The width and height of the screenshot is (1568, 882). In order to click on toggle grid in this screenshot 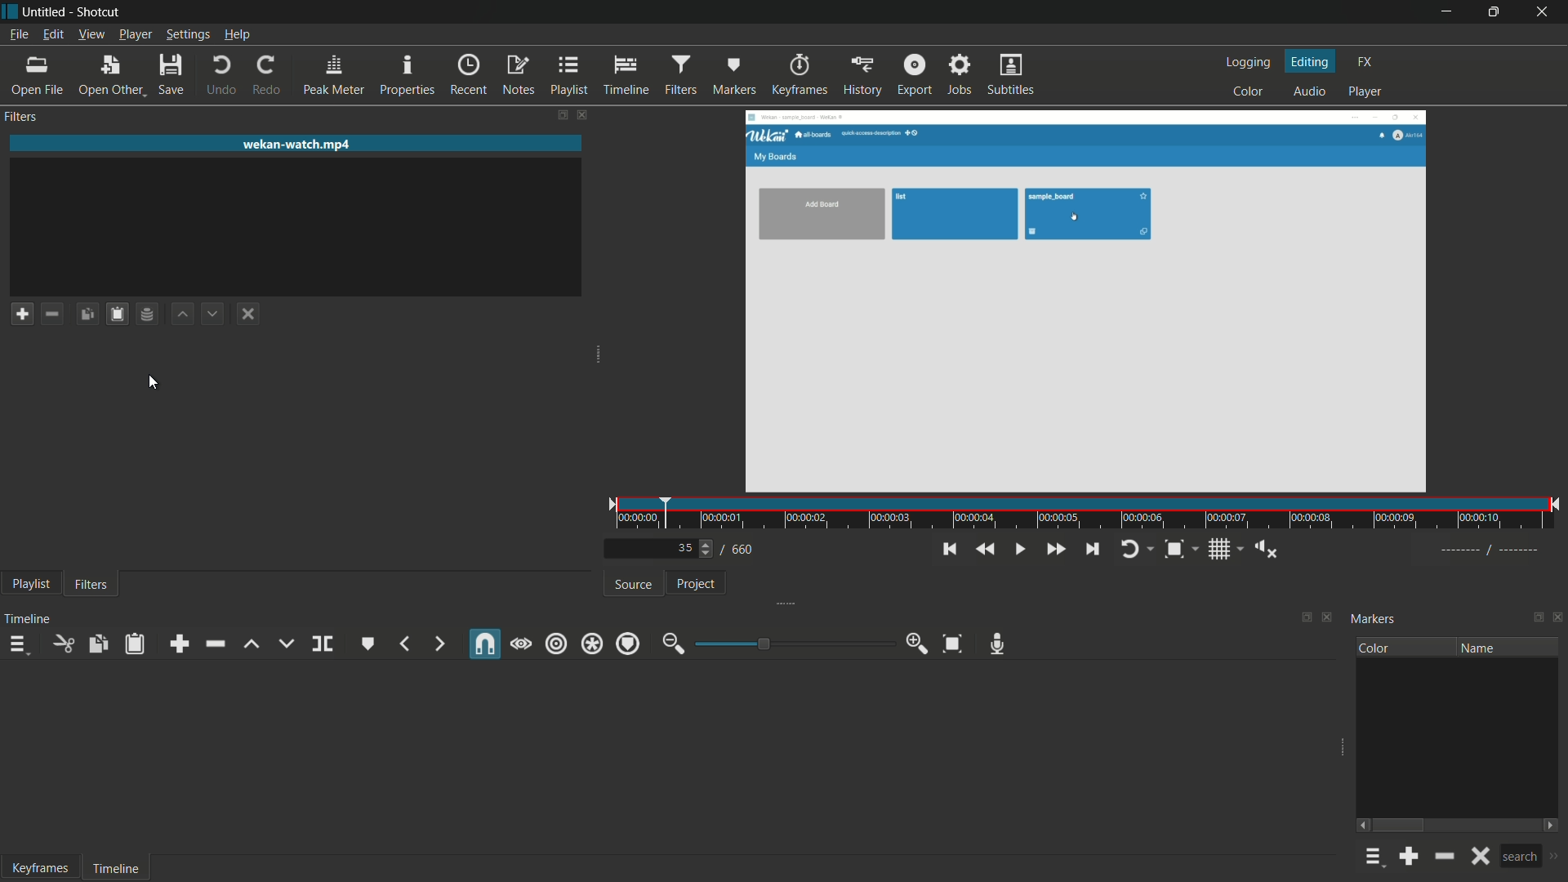, I will do `click(1221, 551)`.